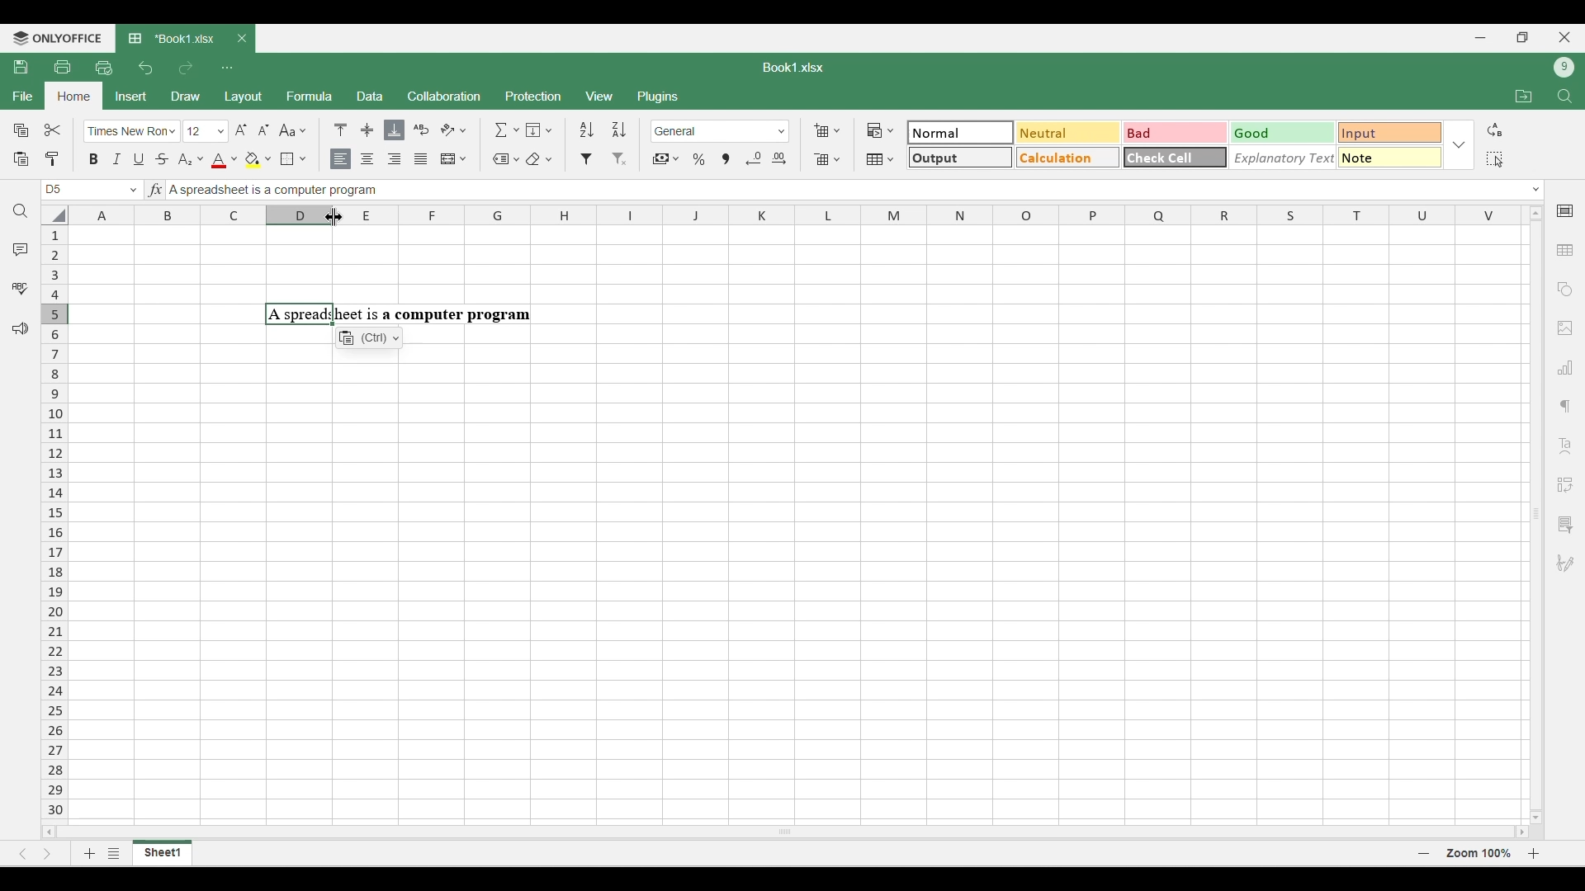 The image size is (1585, 891). I want to click on Book1.xlsx, so click(793, 68).